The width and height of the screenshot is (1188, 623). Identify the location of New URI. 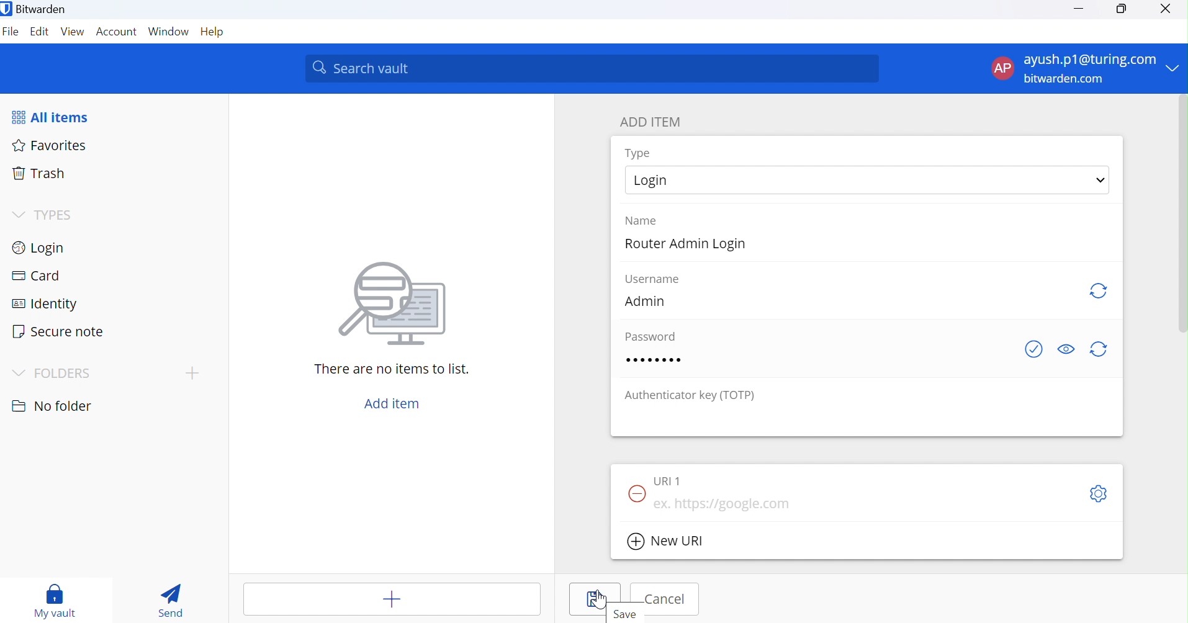
(668, 542).